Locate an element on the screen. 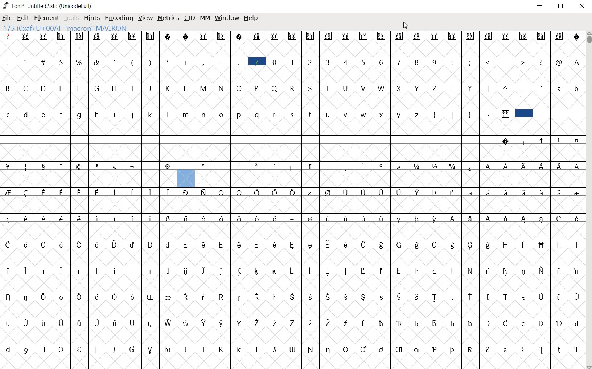 The height and width of the screenshot is (369, 592). Symbol is located at coordinates (62, 349).